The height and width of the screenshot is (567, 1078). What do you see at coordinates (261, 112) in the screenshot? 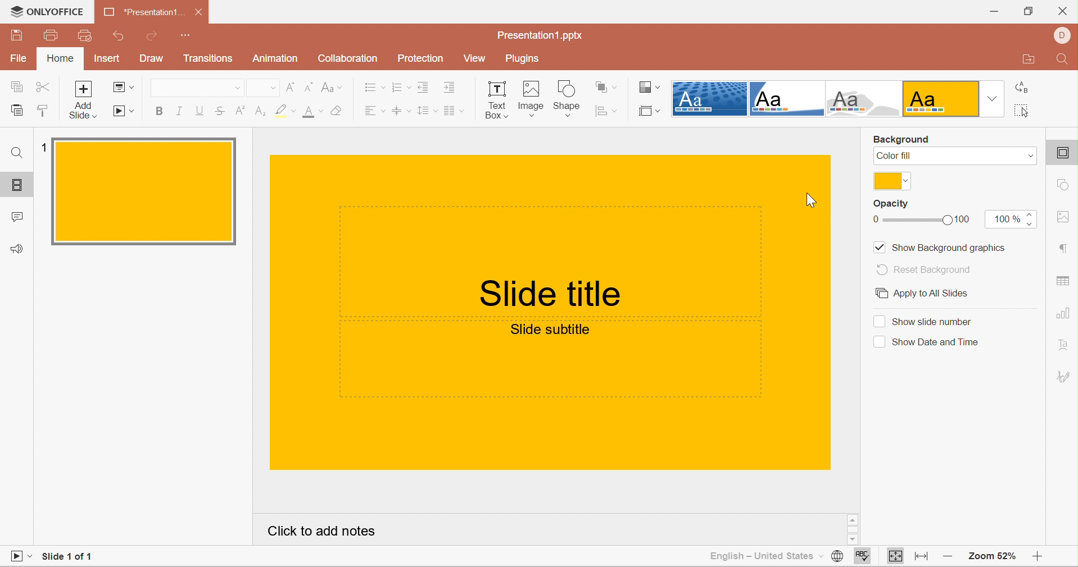
I see `Subscript` at bounding box center [261, 112].